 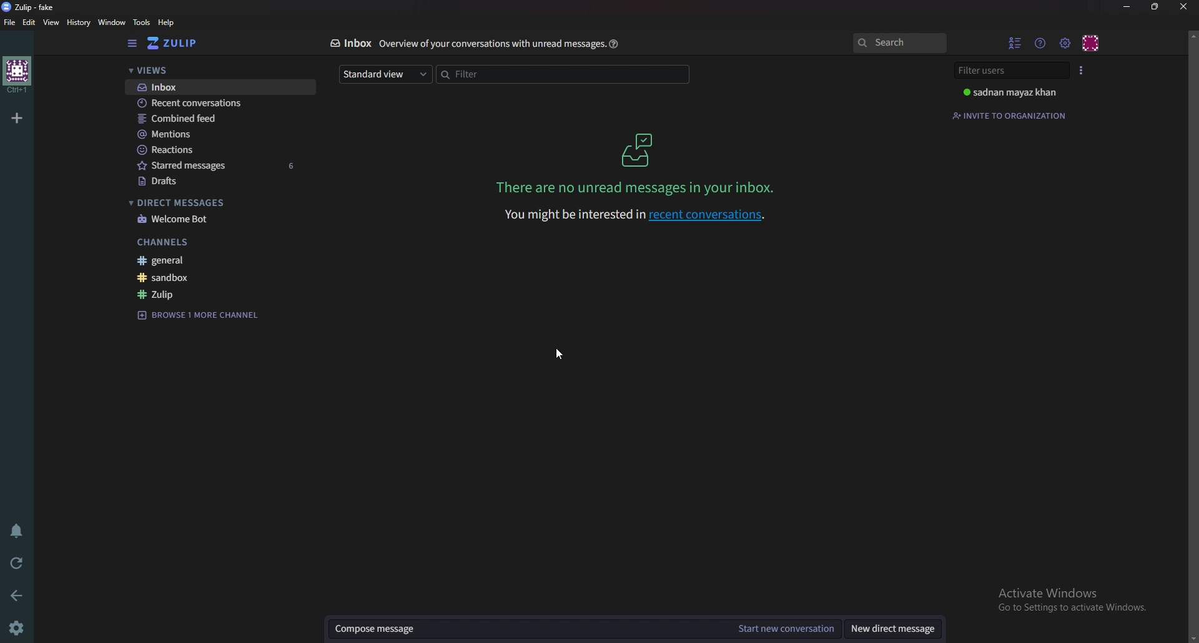 What do you see at coordinates (229, 243) in the screenshot?
I see `Channels` at bounding box center [229, 243].